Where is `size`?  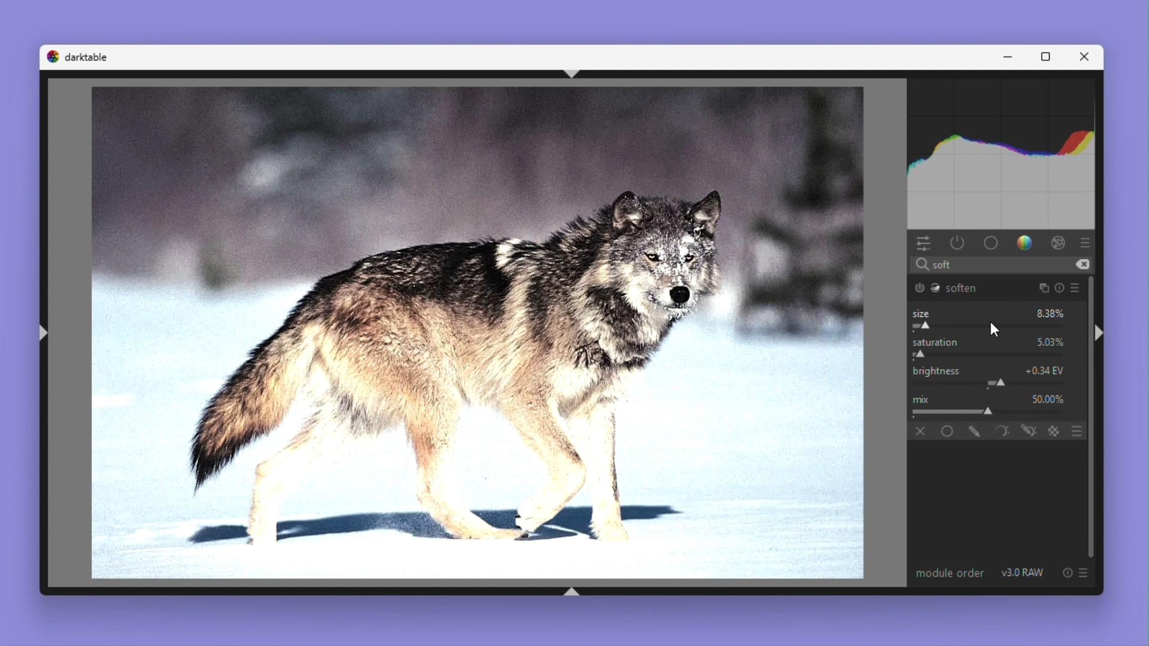 size is located at coordinates (921, 313).